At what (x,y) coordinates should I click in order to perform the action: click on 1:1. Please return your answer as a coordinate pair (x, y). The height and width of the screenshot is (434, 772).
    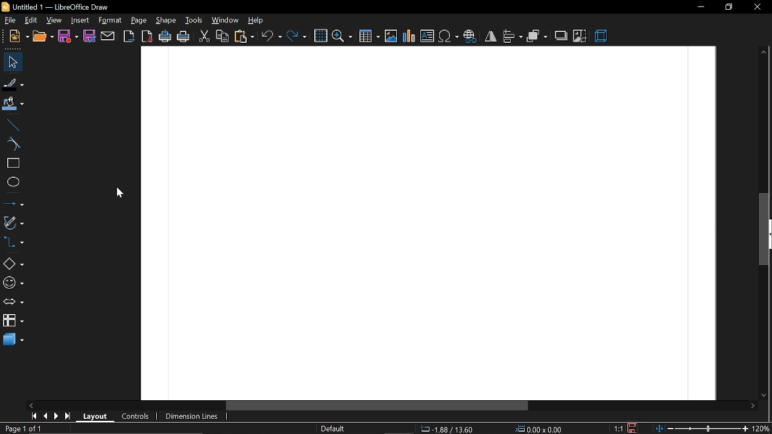
    Looking at the image, I should click on (618, 428).